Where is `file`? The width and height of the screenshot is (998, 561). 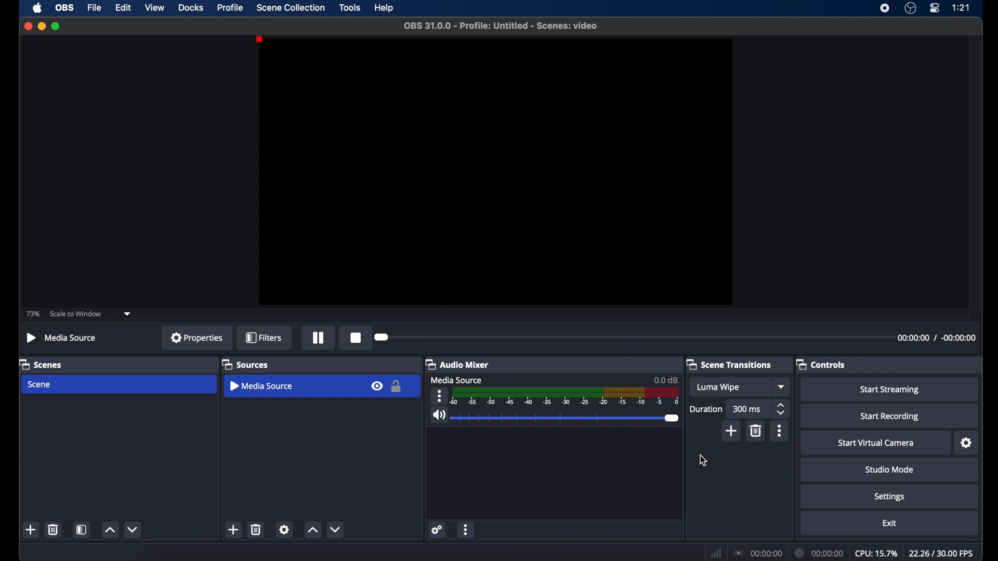 file is located at coordinates (96, 8).